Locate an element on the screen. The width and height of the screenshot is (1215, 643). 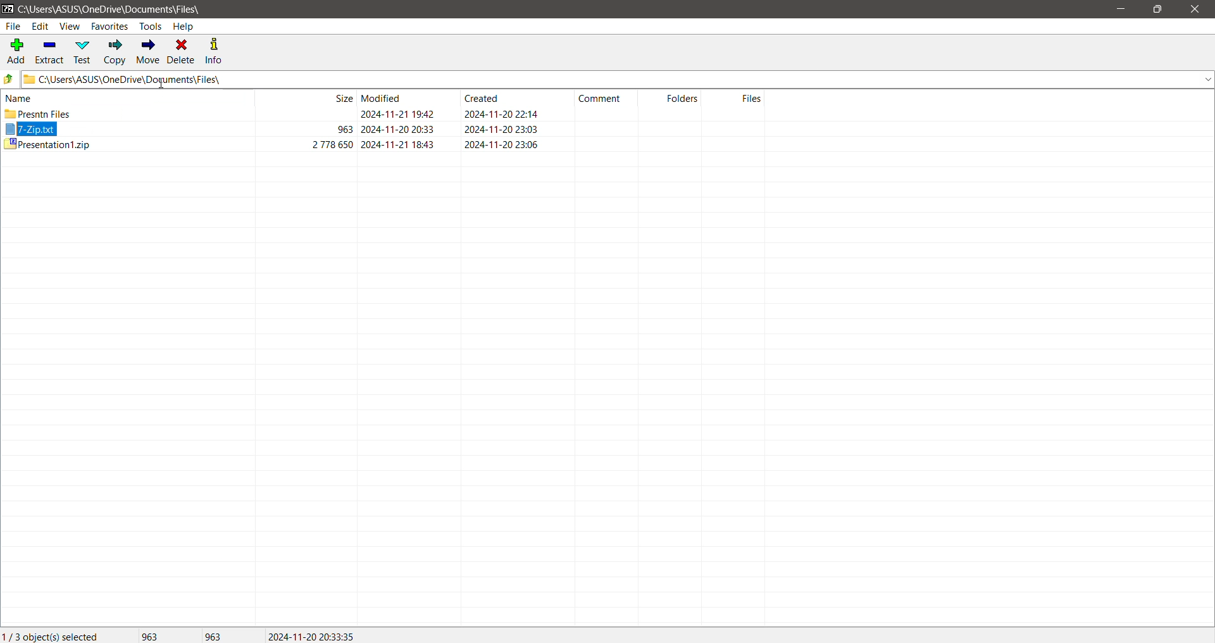
Test is located at coordinates (81, 53).